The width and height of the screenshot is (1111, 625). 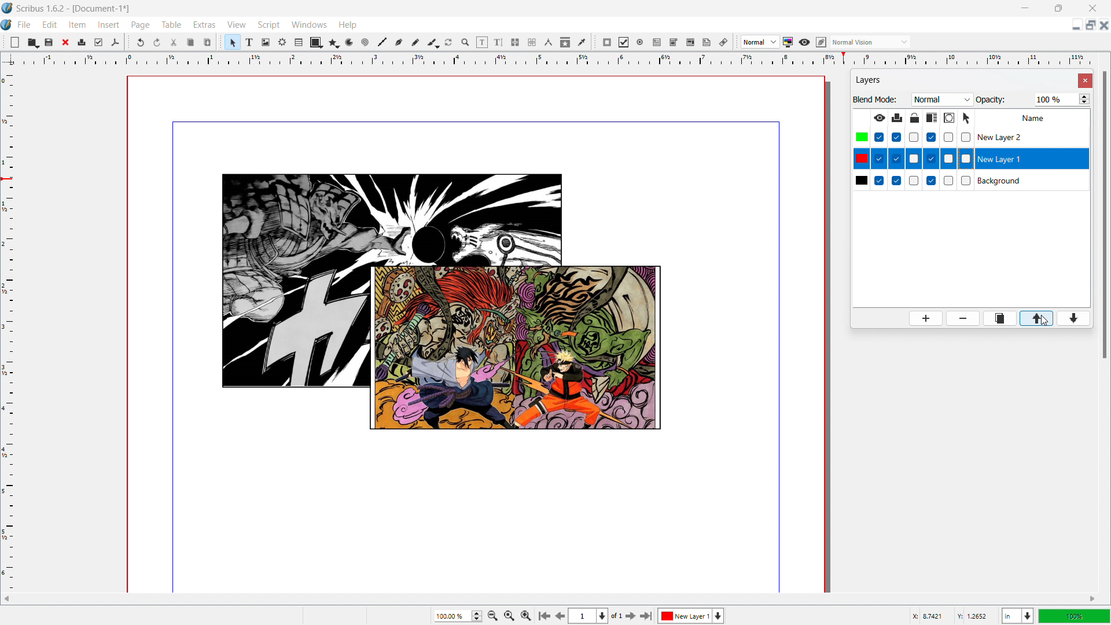 I want to click on select items, so click(x=233, y=42).